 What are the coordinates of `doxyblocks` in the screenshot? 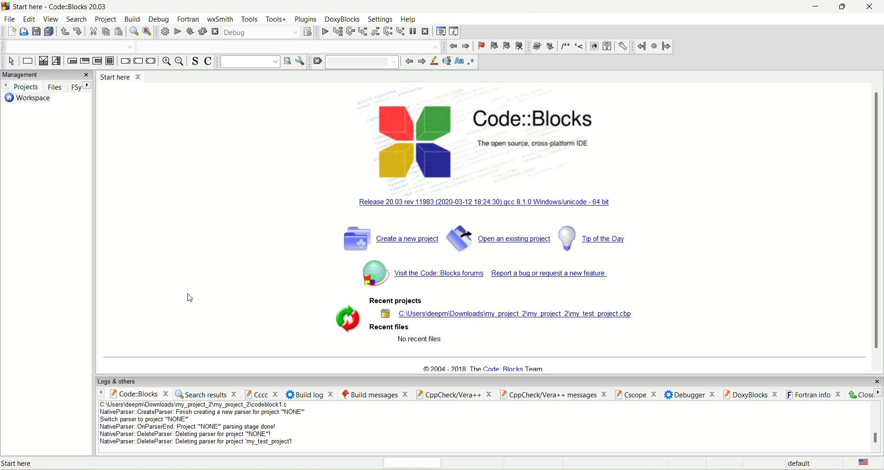 It's located at (752, 395).